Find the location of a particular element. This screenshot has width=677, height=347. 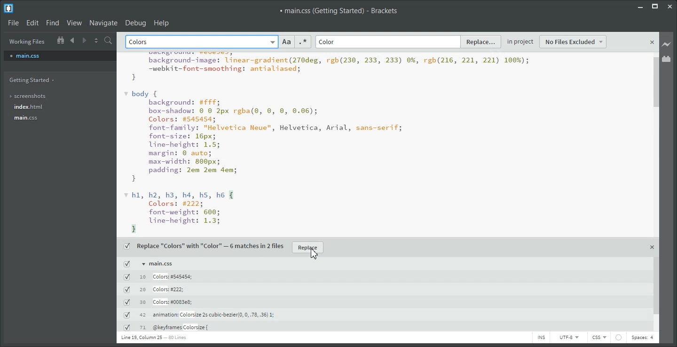

Vertical Scroll bar is located at coordinates (655, 192).